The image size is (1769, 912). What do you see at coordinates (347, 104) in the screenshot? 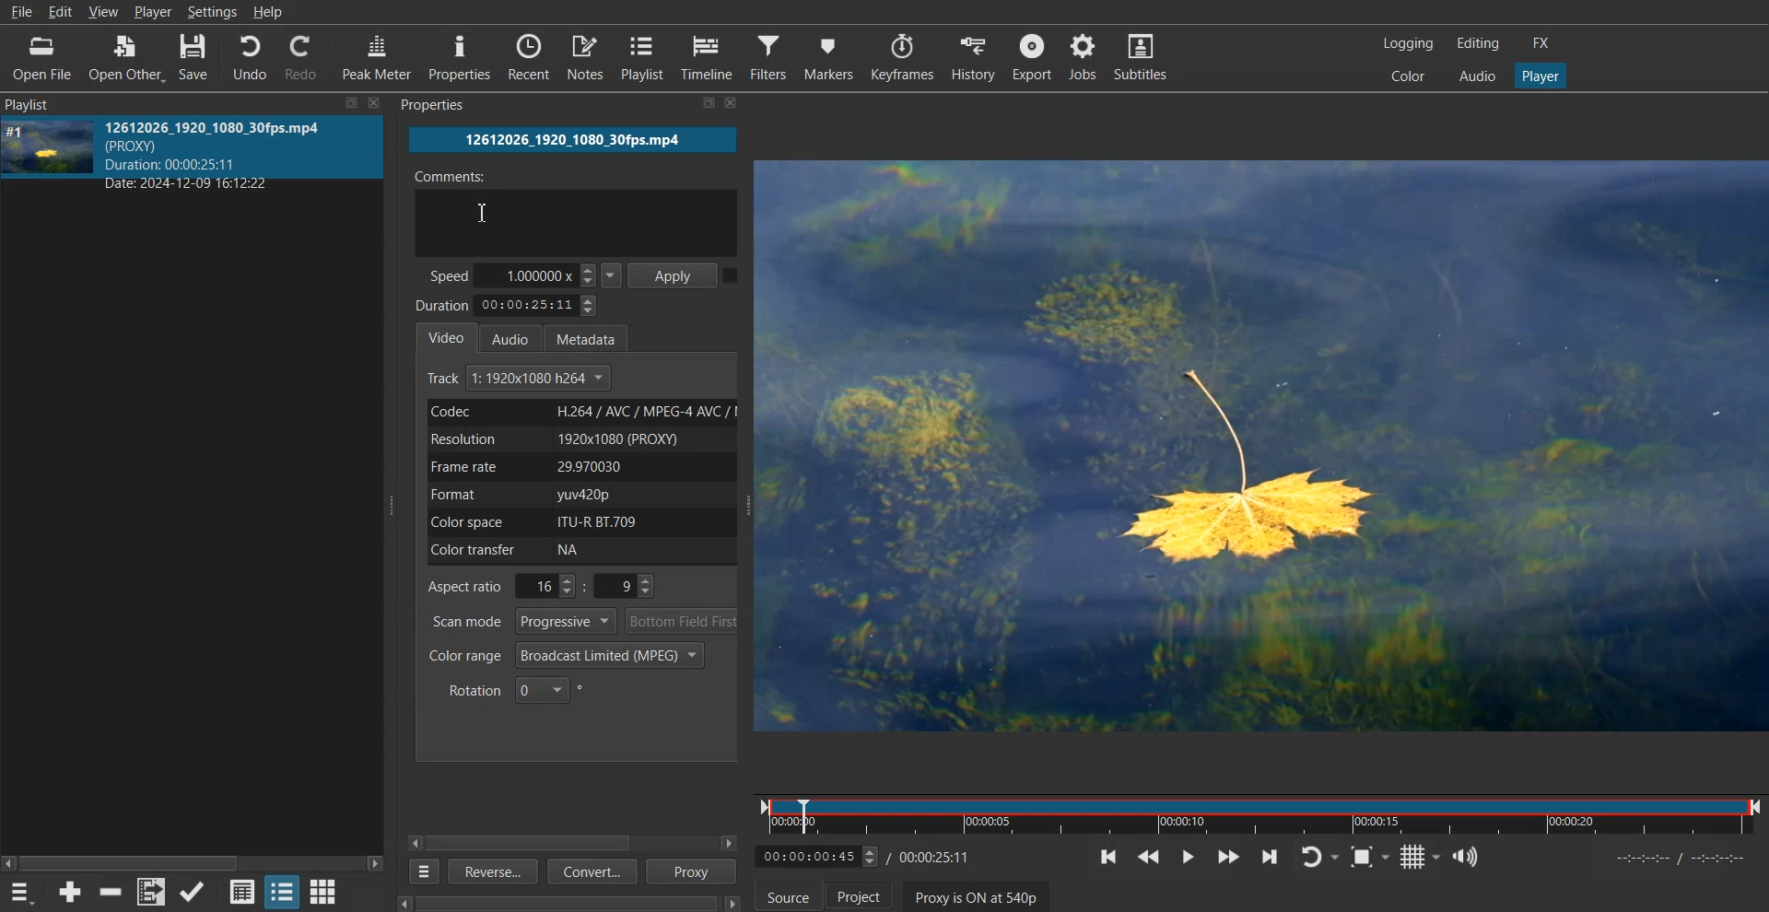
I see `resize` at bounding box center [347, 104].